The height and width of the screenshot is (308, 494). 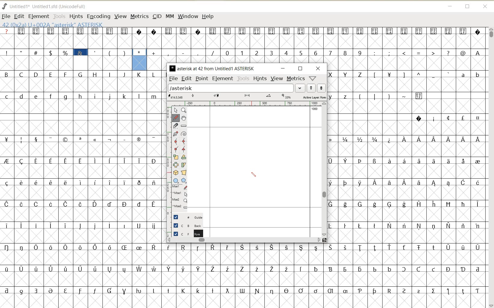 What do you see at coordinates (140, 60) in the screenshot?
I see `glyph selected` at bounding box center [140, 60].